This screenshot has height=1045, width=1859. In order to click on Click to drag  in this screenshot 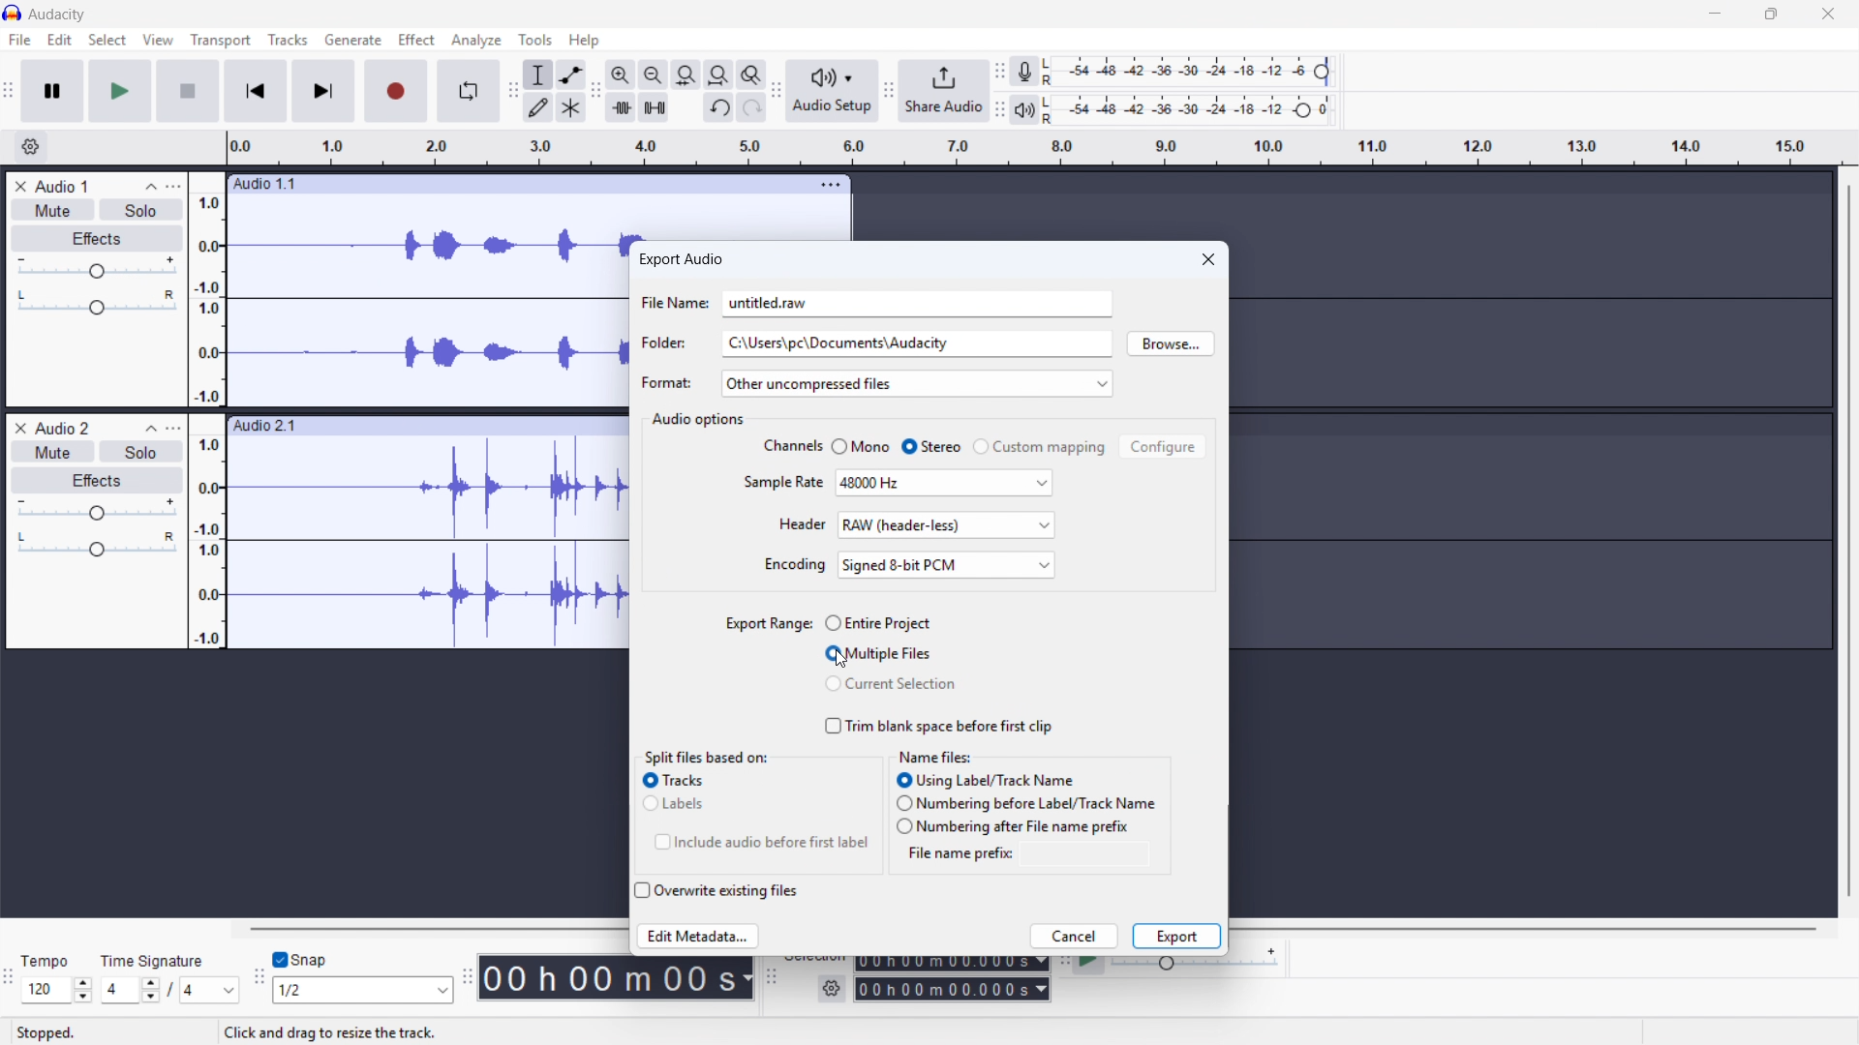, I will do `click(510, 183)`.